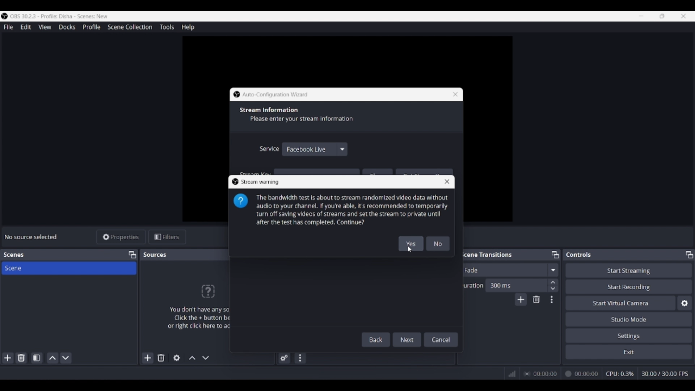  What do you see at coordinates (67, 27) in the screenshot?
I see `Docks menu` at bounding box center [67, 27].